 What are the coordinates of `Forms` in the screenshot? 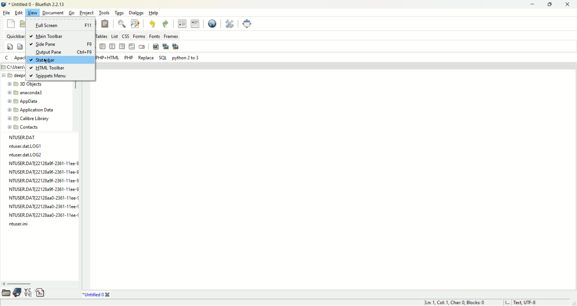 It's located at (138, 36).